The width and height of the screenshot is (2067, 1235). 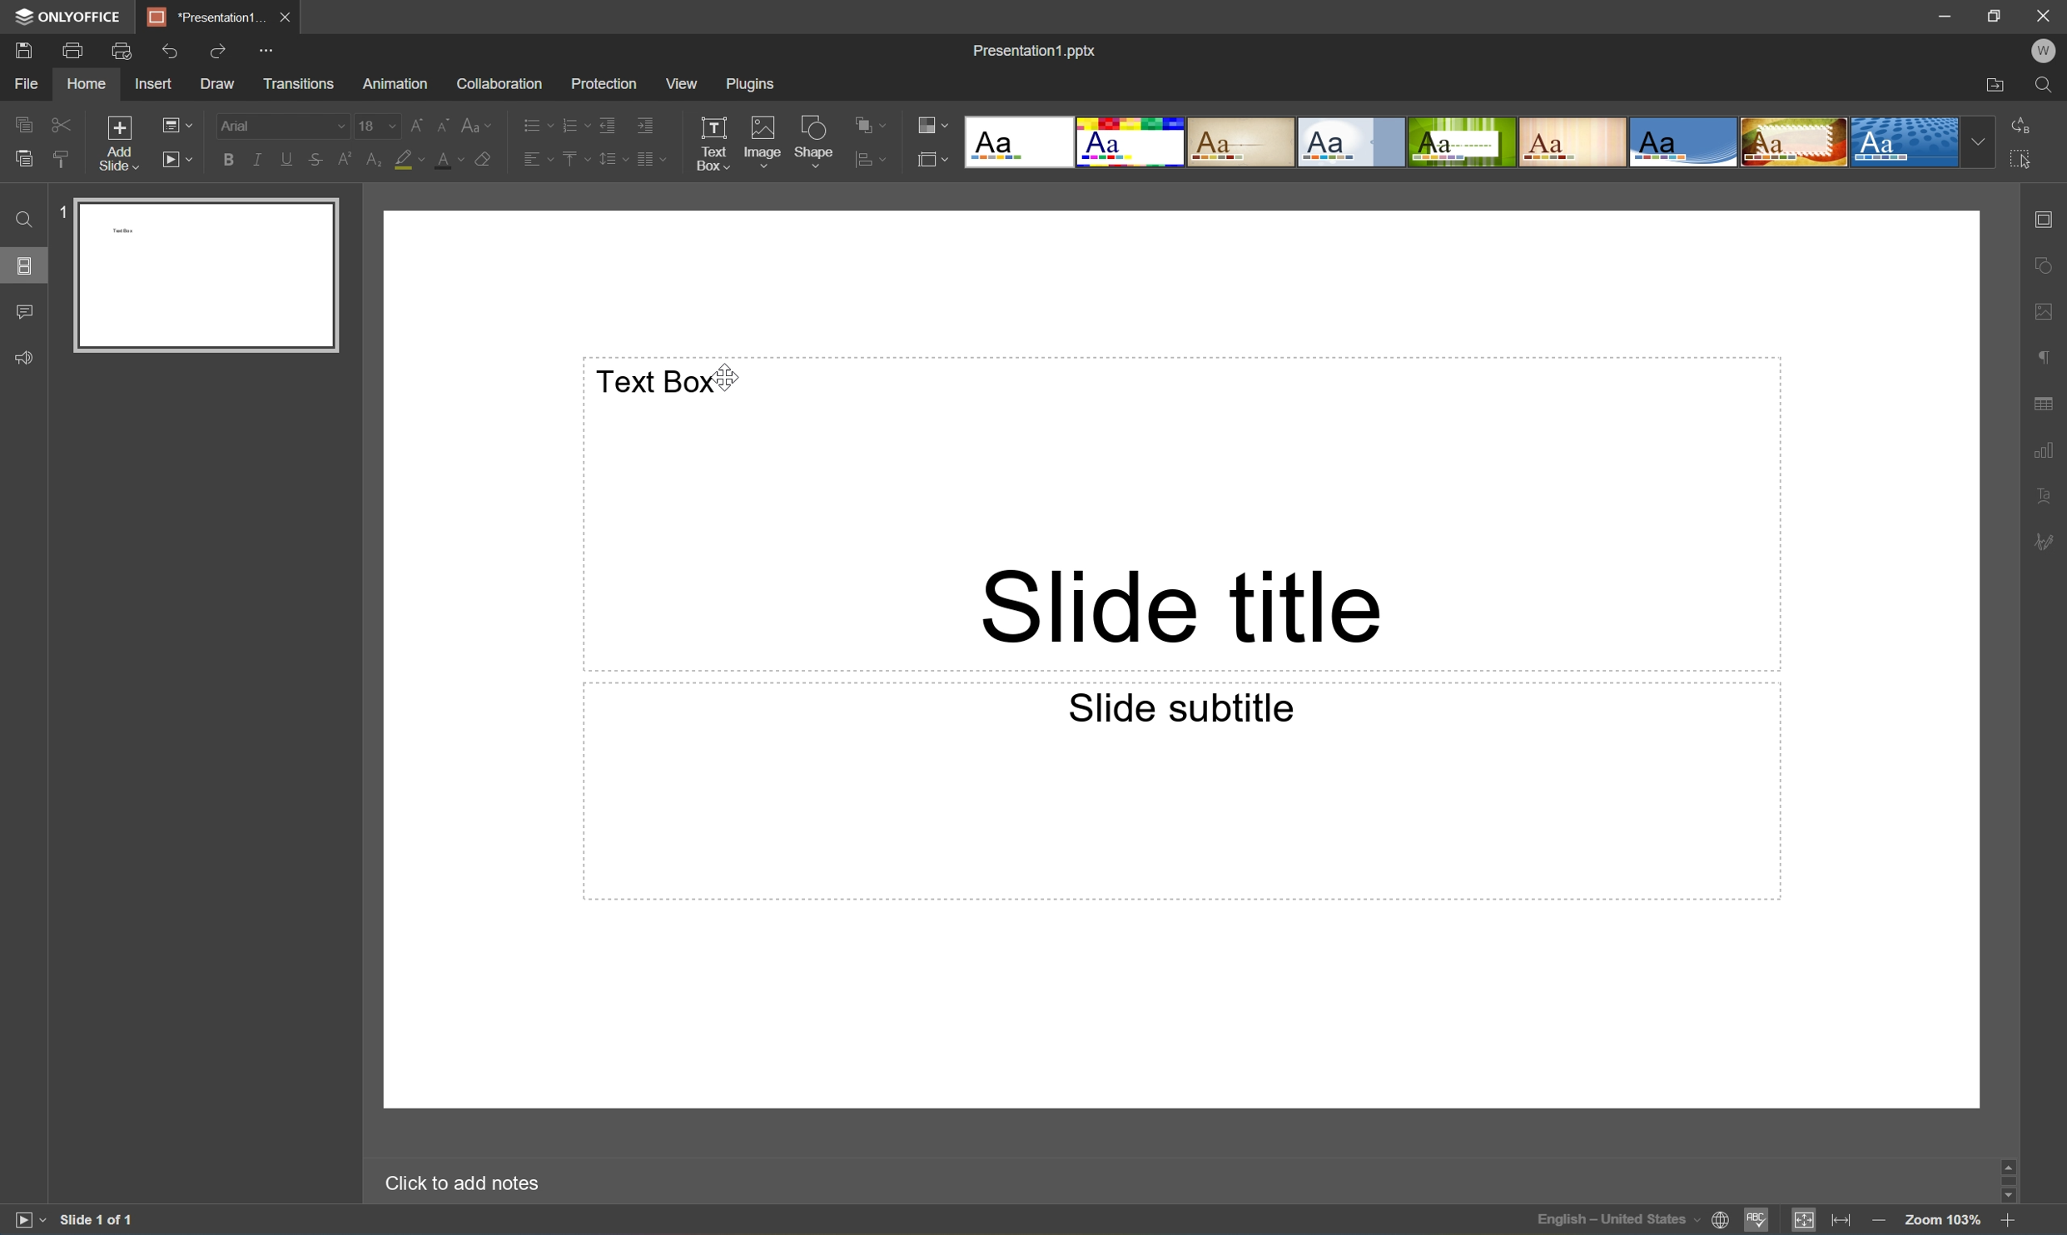 What do you see at coordinates (872, 122) in the screenshot?
I see `Arrange shape` at bounding box center [872, 122].